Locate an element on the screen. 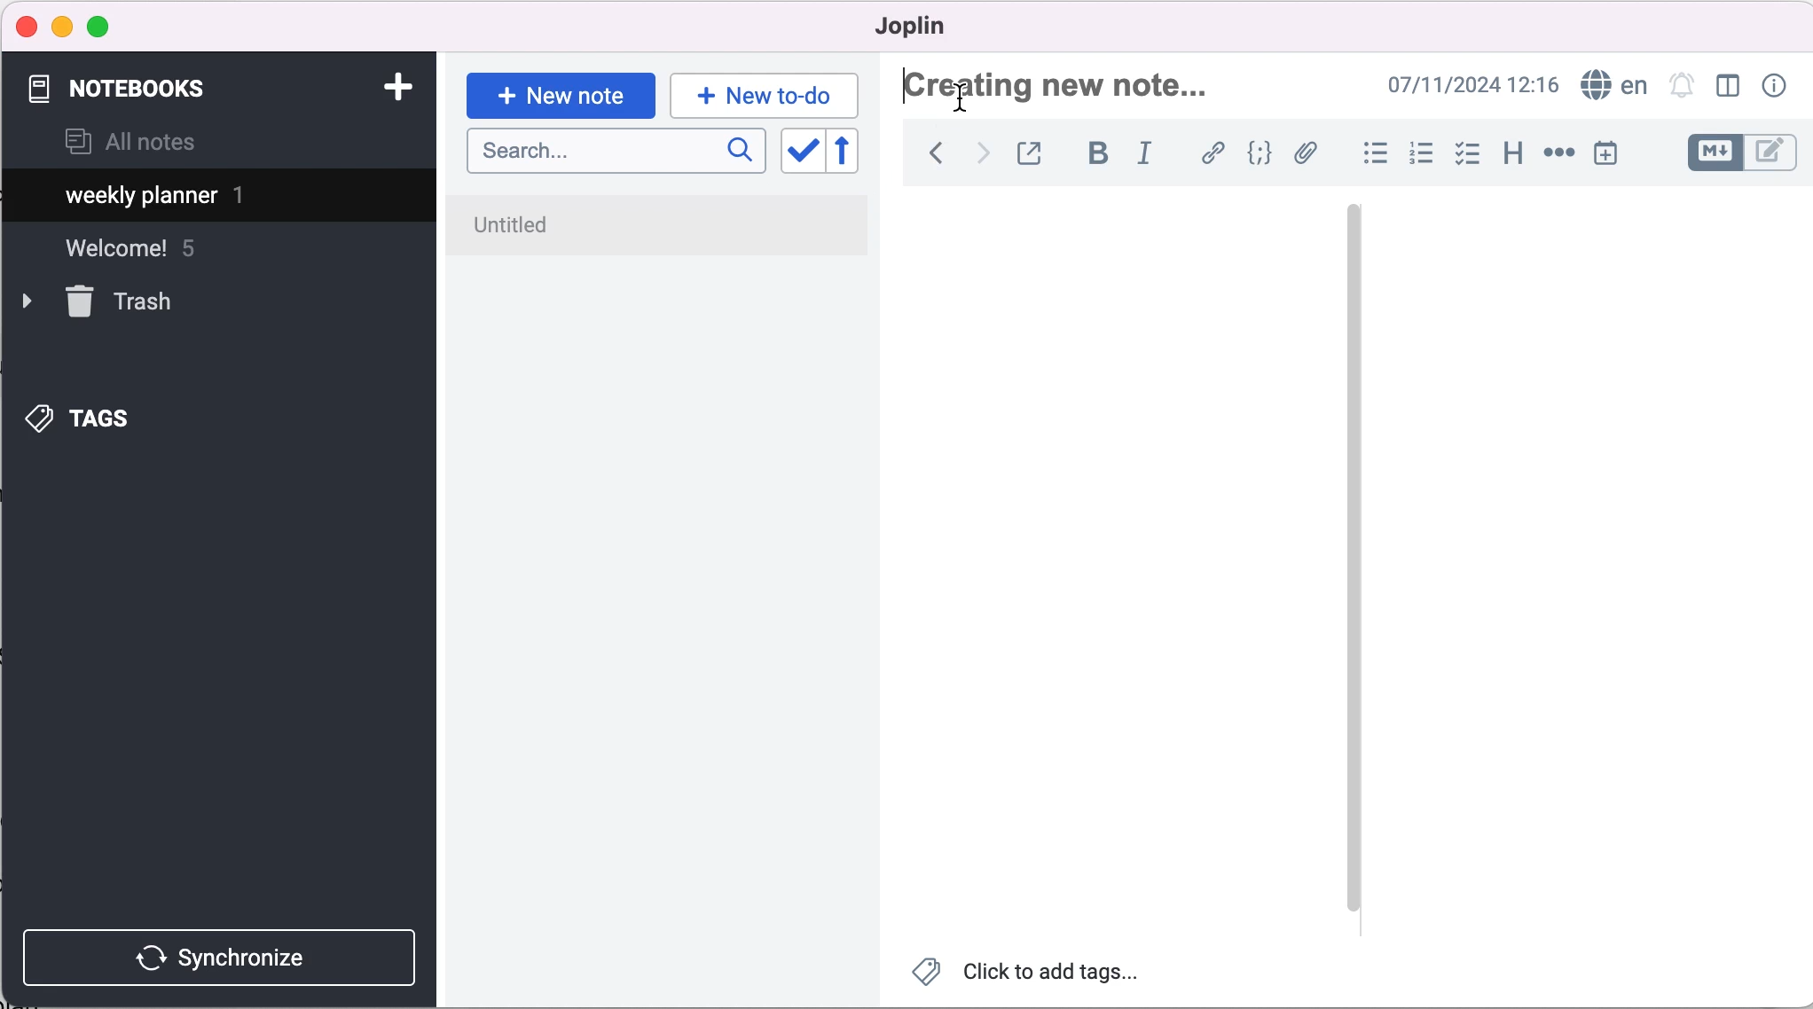  tags is located at coordinates (107, 414).